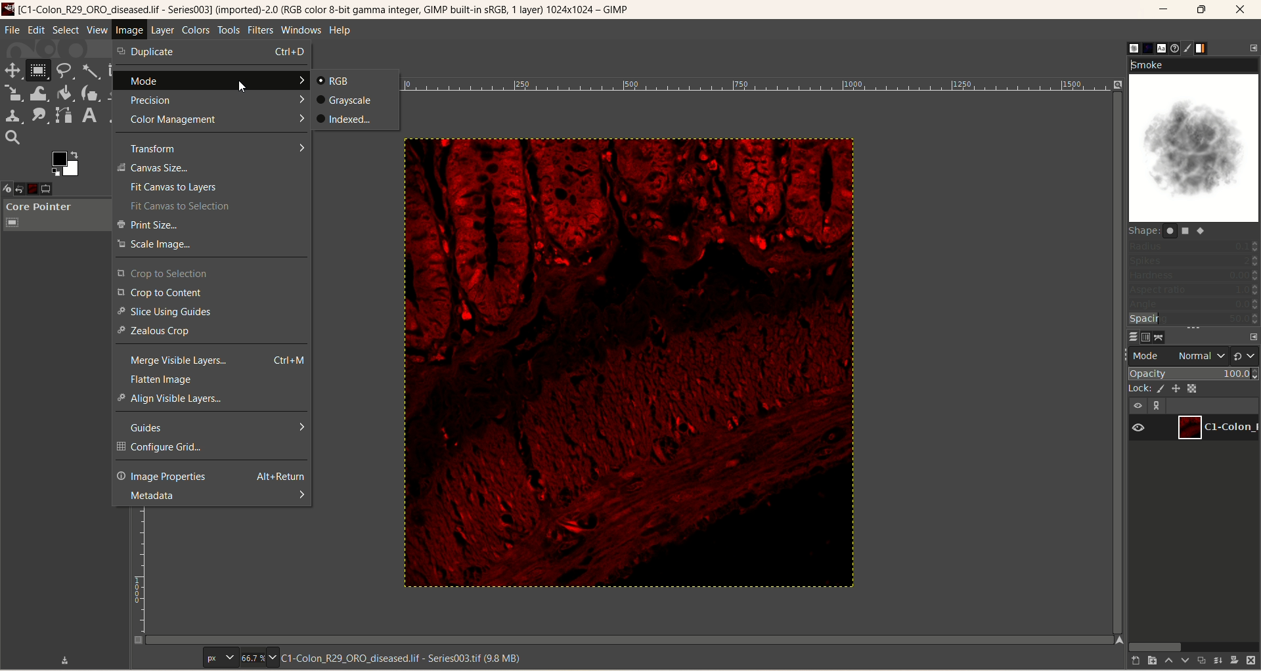  I want to click on horizontal scroll bar, so click(1193, 646).